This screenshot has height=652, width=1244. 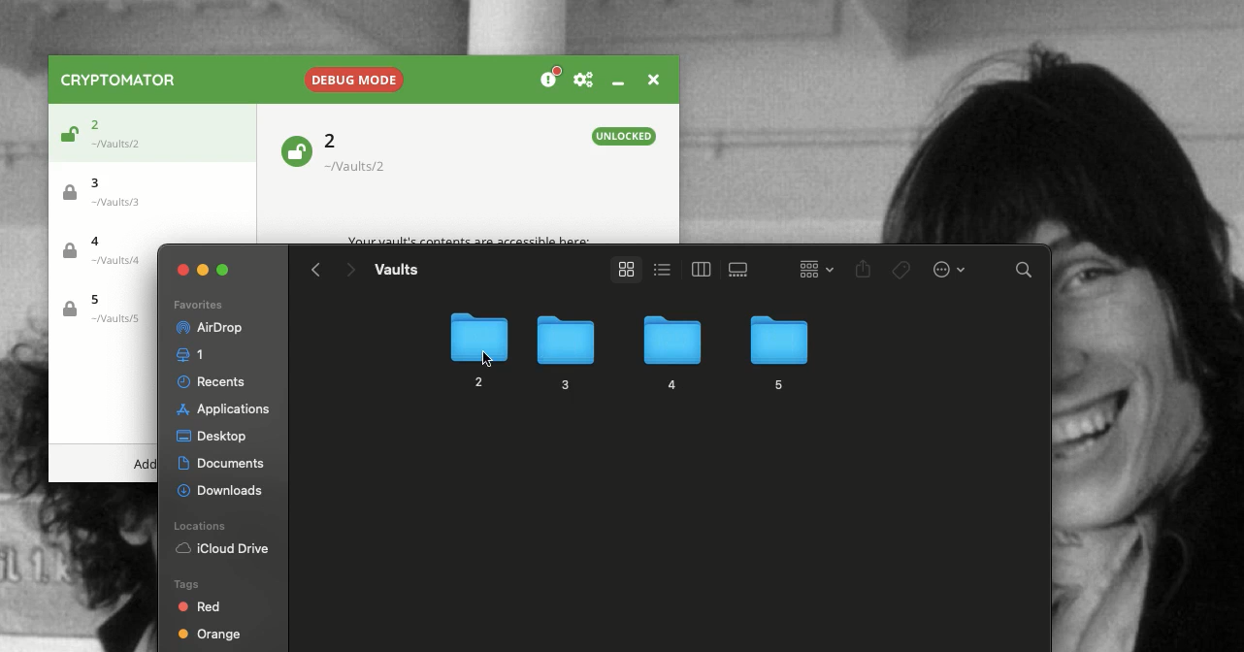 I want to click on Red, so click(x=201, y=606).